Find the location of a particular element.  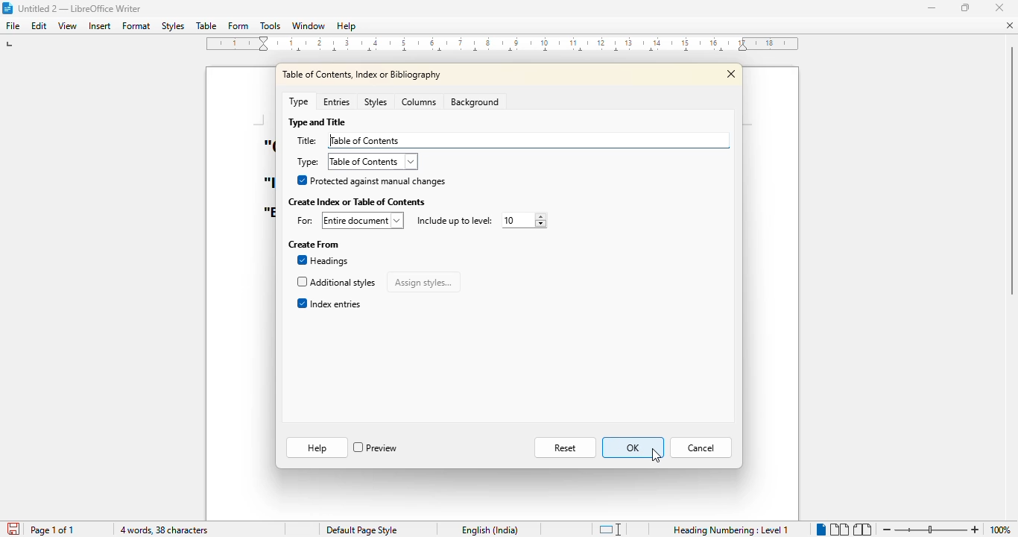

index entries is located at coordinates (329, 303).